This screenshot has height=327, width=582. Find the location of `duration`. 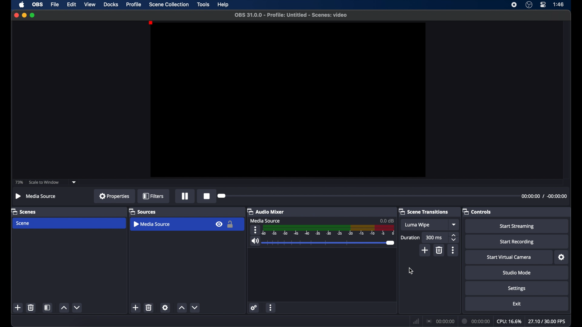

duration is located at coordinates (477, 322).